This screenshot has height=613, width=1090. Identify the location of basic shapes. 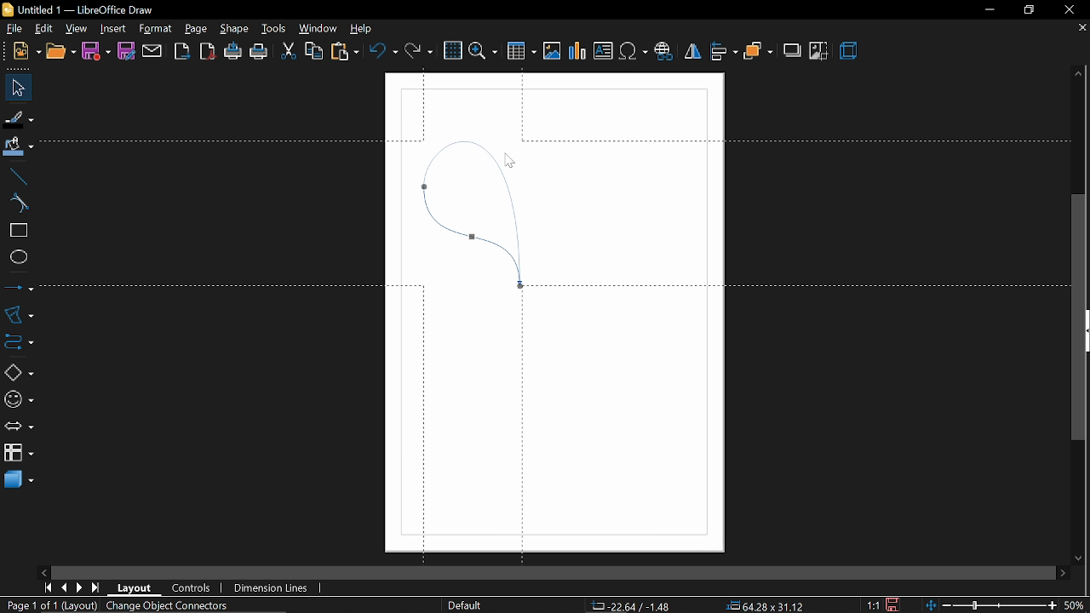
(15, 370).